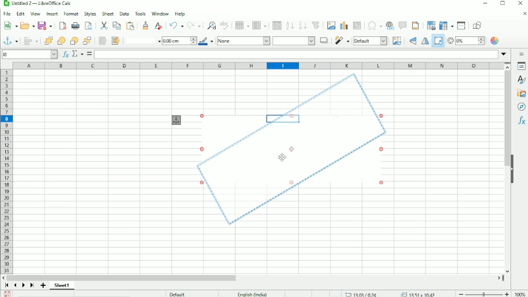  What do you see at coordinates (130, 25) in the screenshot?
I see `Paste` at bounding box center [130, 25].